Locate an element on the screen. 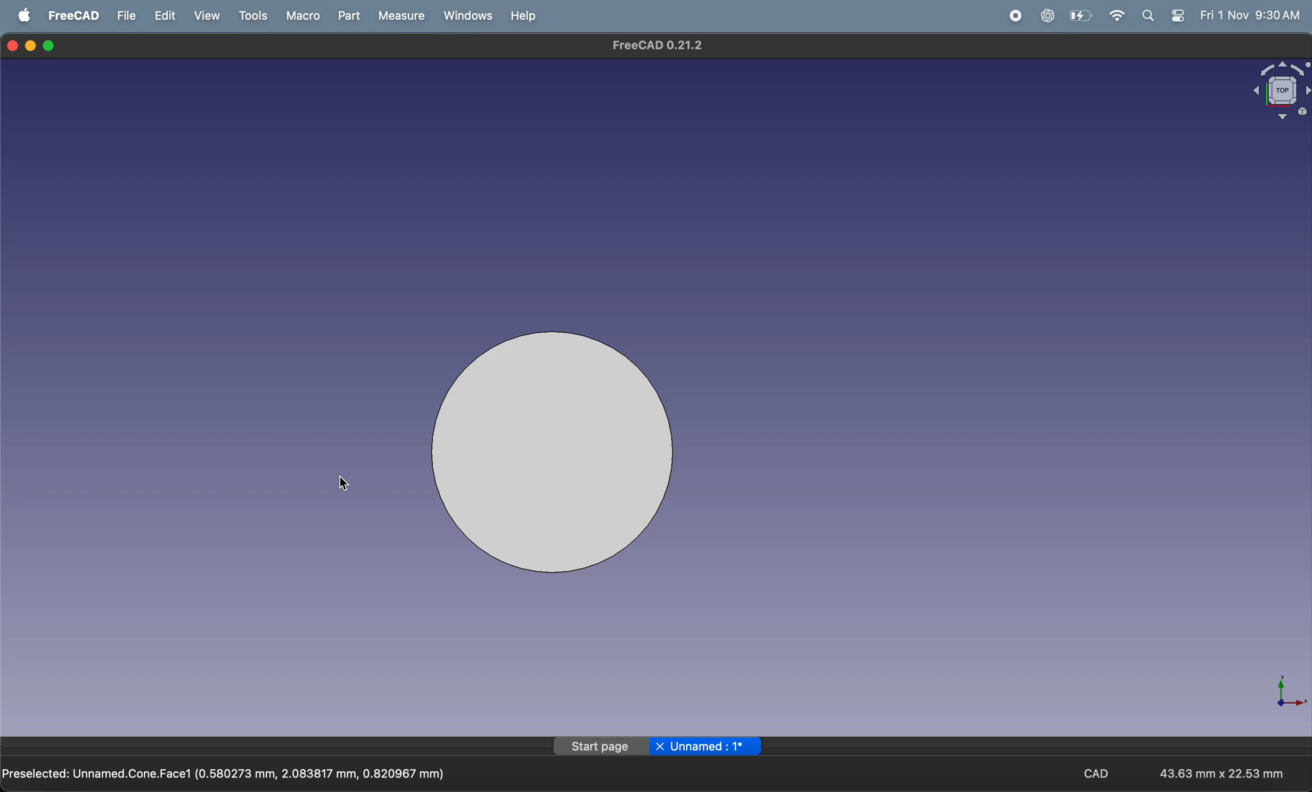 Image resolution: width=1312 pixels, height=792 pixels. apple menu is located at coordinates (25, 15).